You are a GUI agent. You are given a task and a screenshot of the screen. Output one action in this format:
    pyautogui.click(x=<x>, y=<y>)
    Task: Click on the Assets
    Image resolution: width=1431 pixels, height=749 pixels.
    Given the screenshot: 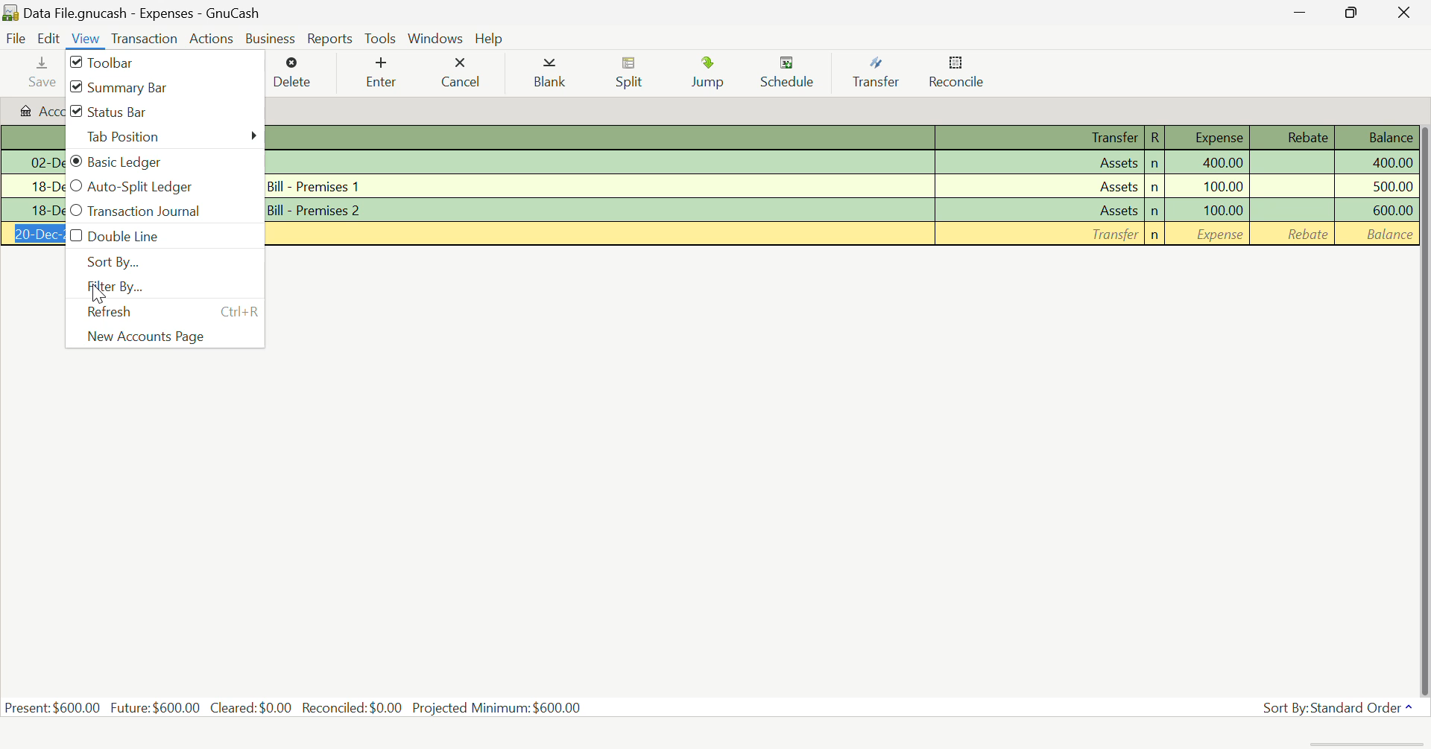 What is the action you would take?
    pyautogui.click(x=1038, y=209)
    